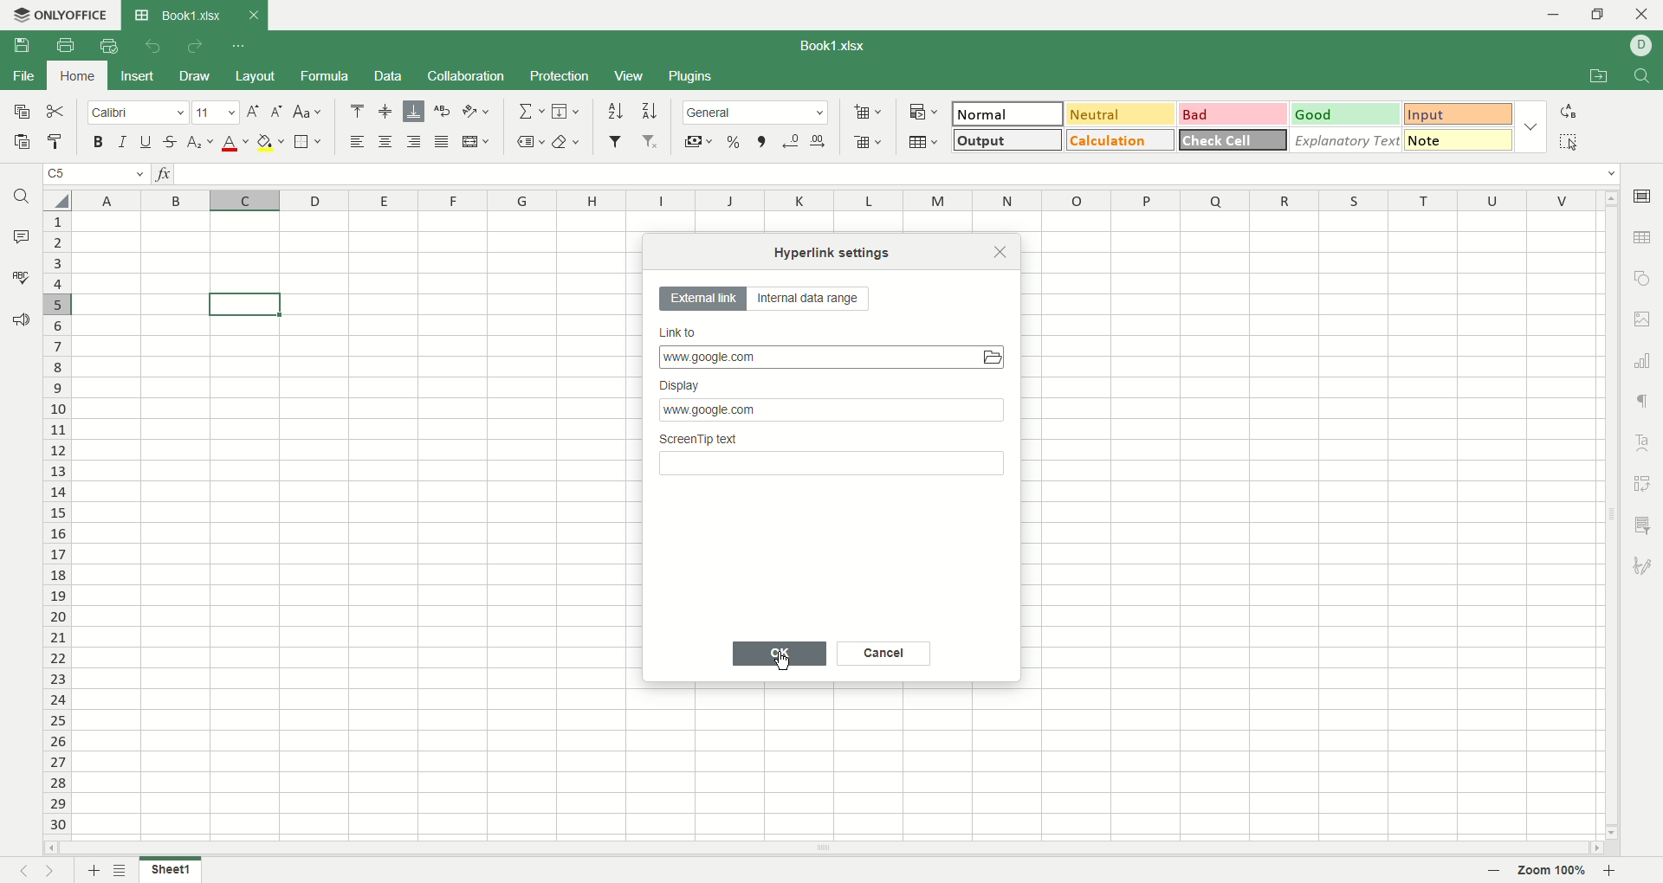 This screenshot has height=883, width=1663. Describe the element at coordinates (56, 142) in the screenshot. I see `copy style` at that location.